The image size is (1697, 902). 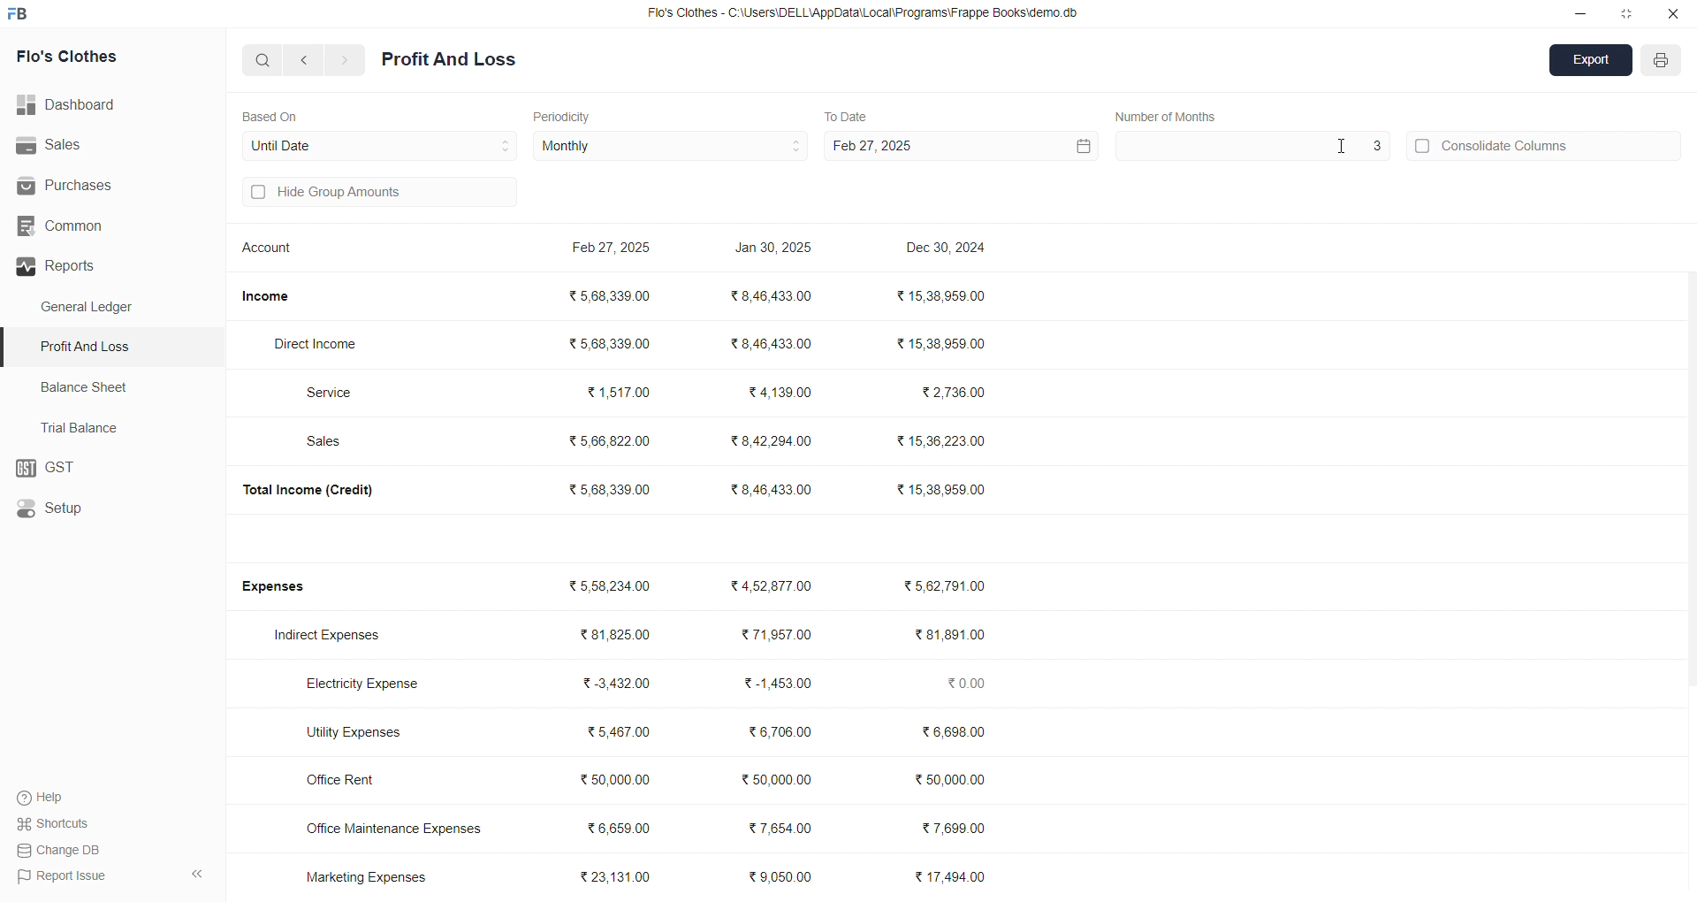 I want to click on ₹3,432.00, so click(x=619, y=684).